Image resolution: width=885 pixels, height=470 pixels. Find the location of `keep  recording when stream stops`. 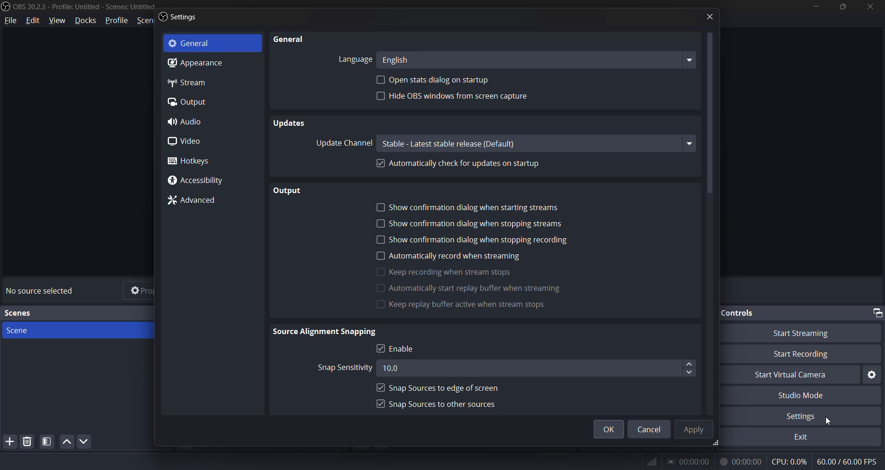

keep  recording when stream stops is located at coordinates (455, 272).